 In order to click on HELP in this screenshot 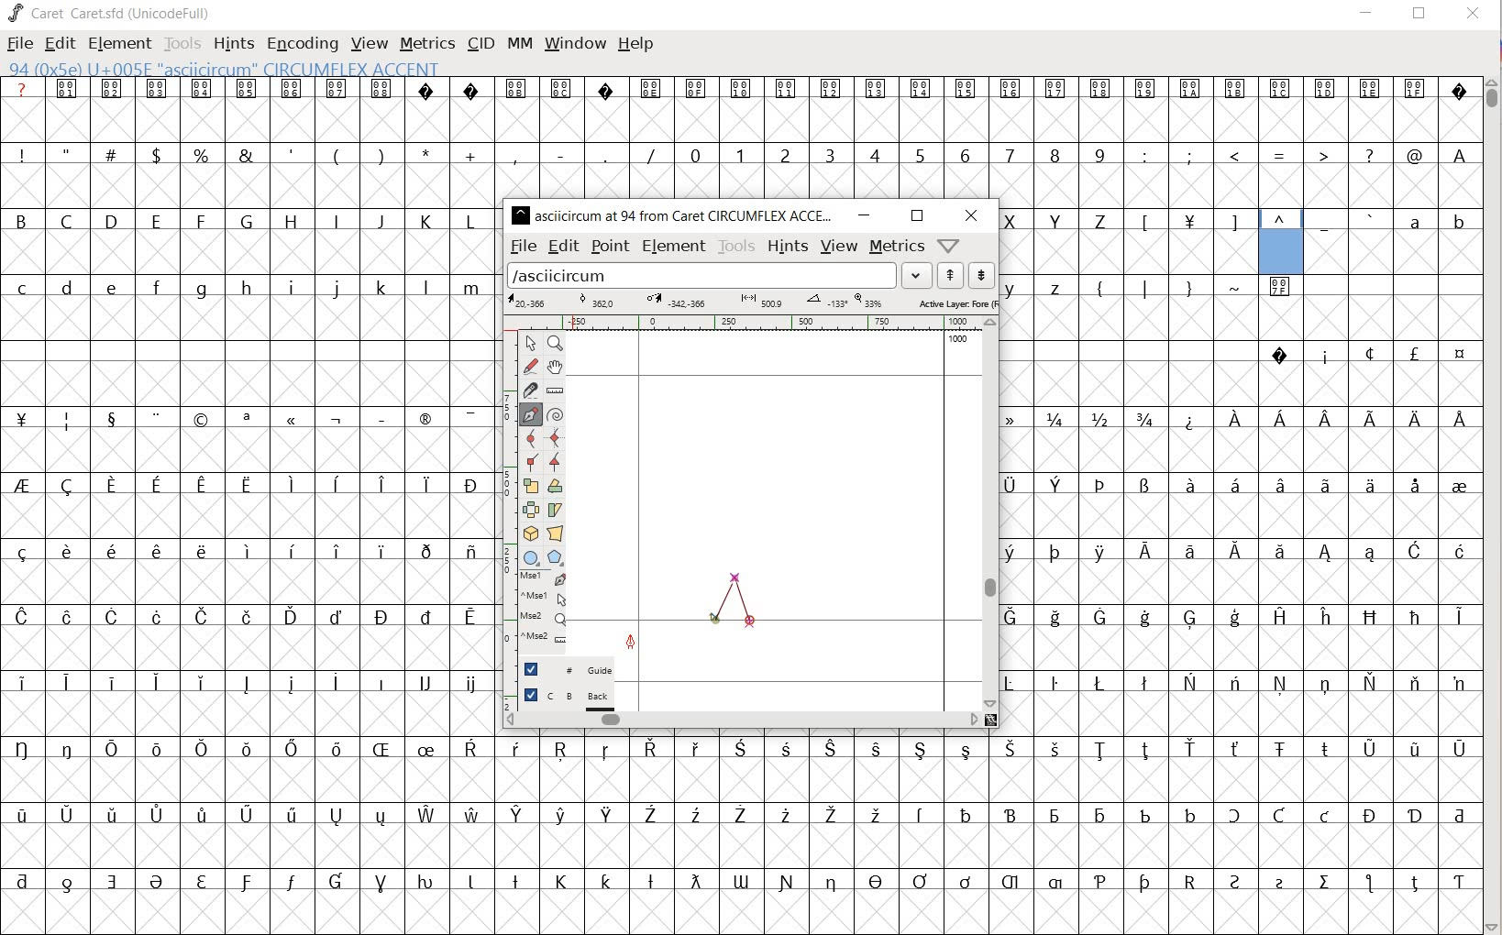, I will do `click(636, 43)`.